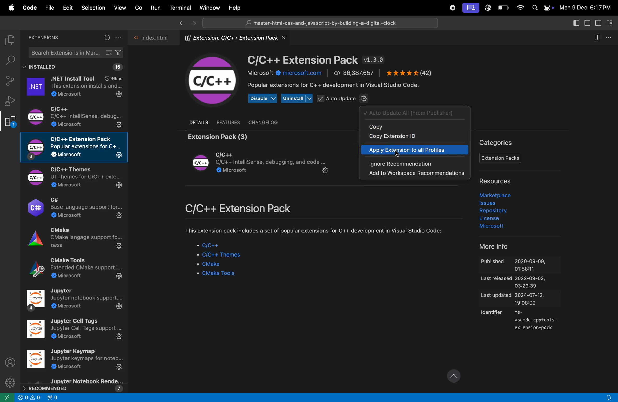 This screenshot has height=402, width=618. What do you see at coordinates (610, 36) in the screenshot?
I see `more actions` at bounding box center [610, 36].